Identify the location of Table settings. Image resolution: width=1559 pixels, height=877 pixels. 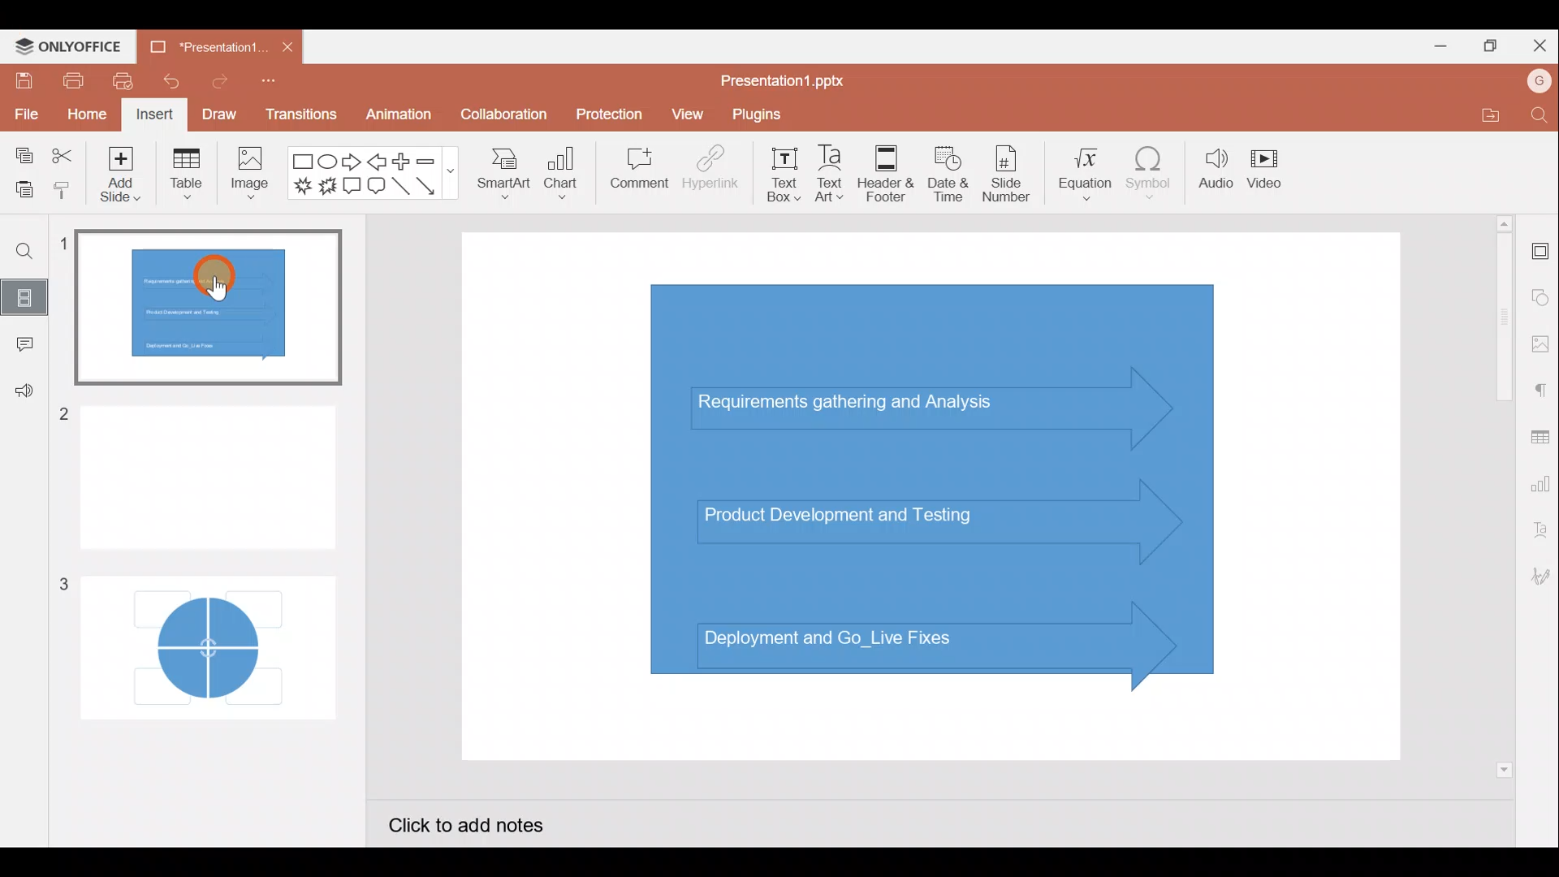
(1541, 437).